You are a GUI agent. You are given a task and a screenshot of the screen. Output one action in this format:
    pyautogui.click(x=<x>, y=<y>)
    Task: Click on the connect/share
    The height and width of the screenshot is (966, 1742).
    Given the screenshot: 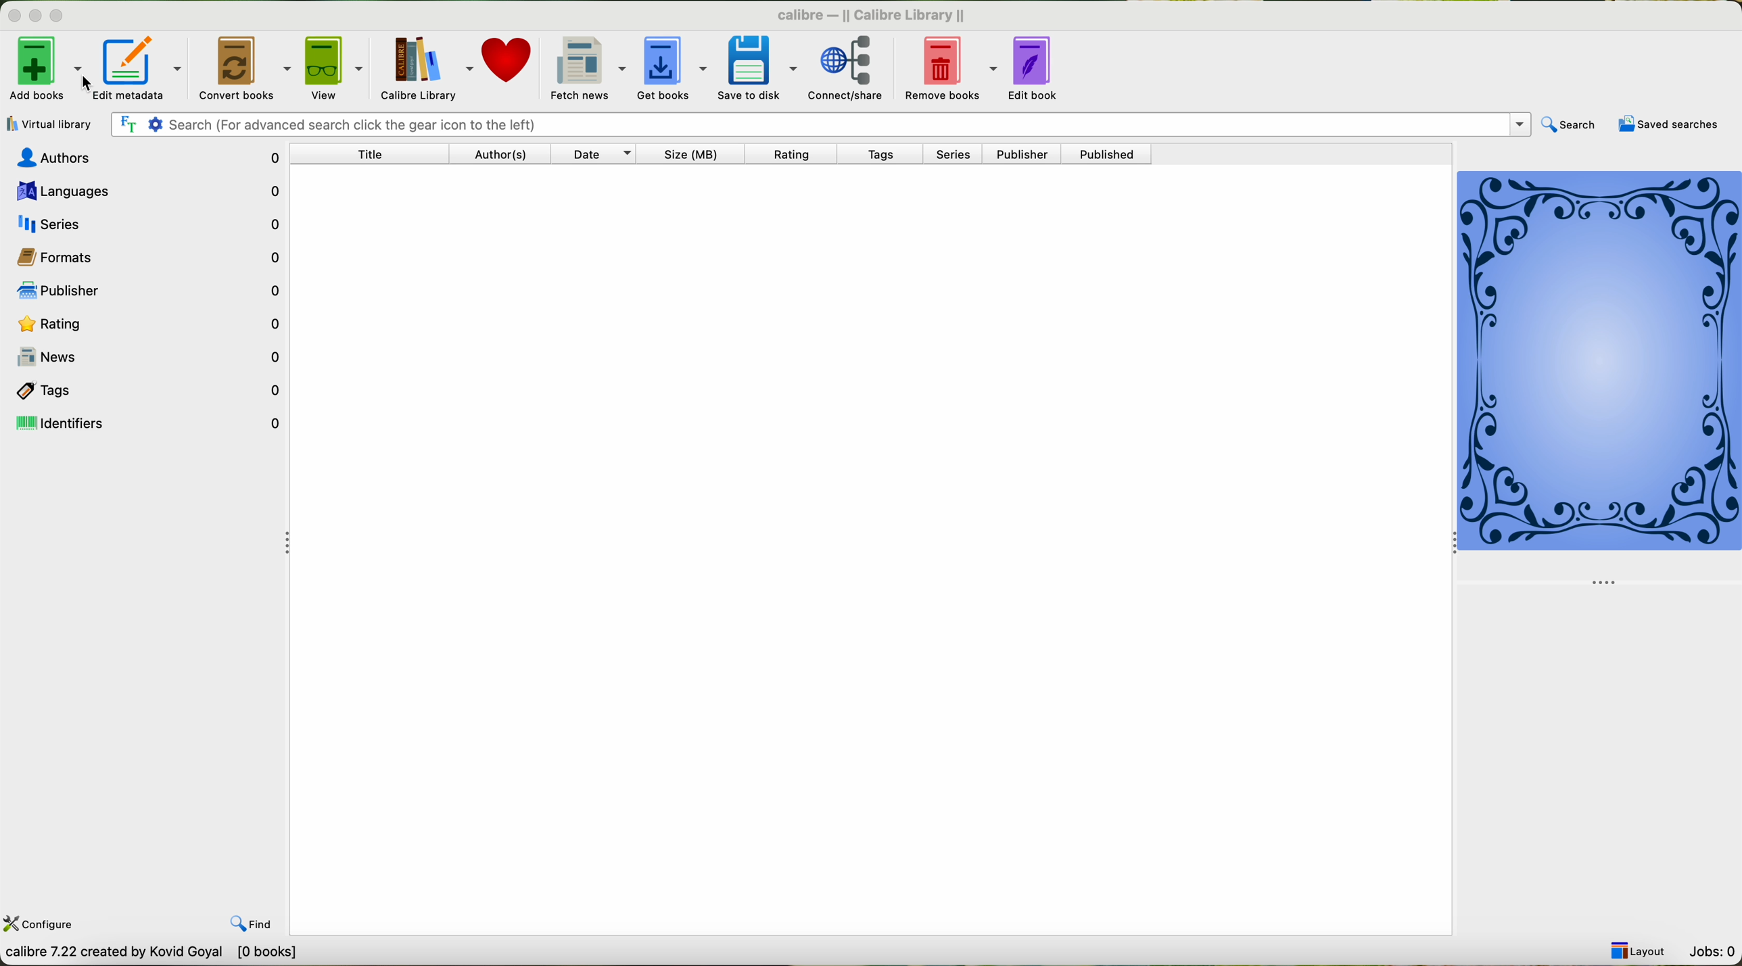 What is the action you would take?
    pyautogui.click(x=852, y=70)
    